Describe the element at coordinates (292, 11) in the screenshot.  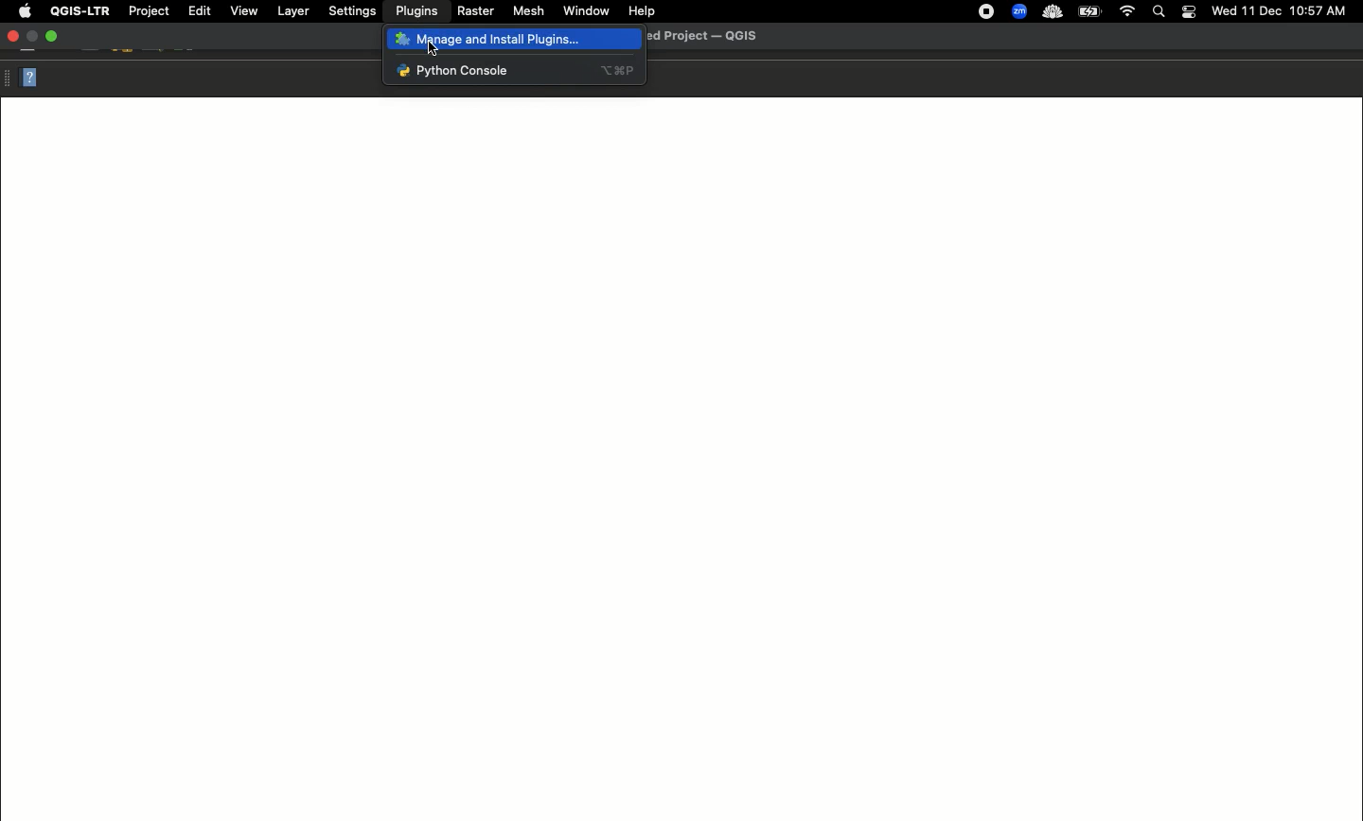
I see `Layer` at that location.